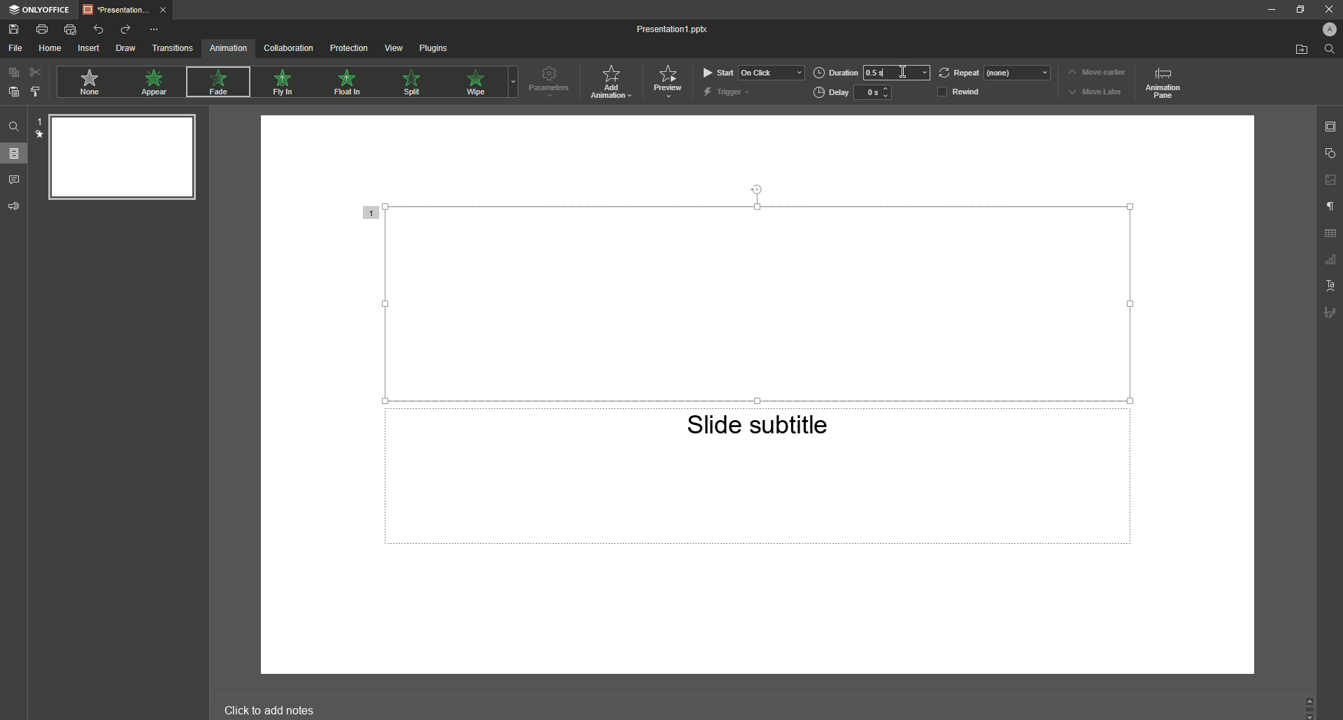 The width and height of the screenshot is (1343, 720). Describe the element at coordinates (964, 92) in the screenshot. I see `Rewind` at that location.